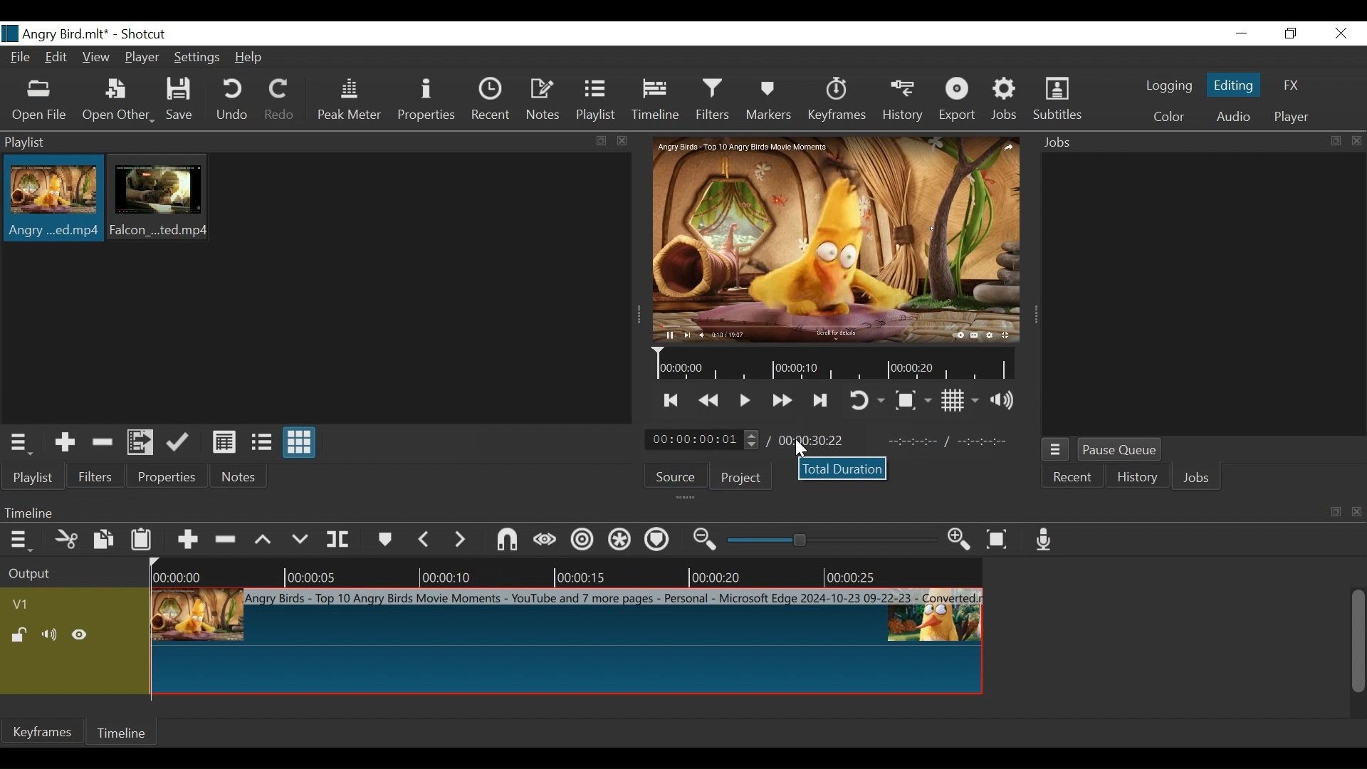  Describe the element at coordinates (1170, 85) in the screenshot. I see `logging` at that location.